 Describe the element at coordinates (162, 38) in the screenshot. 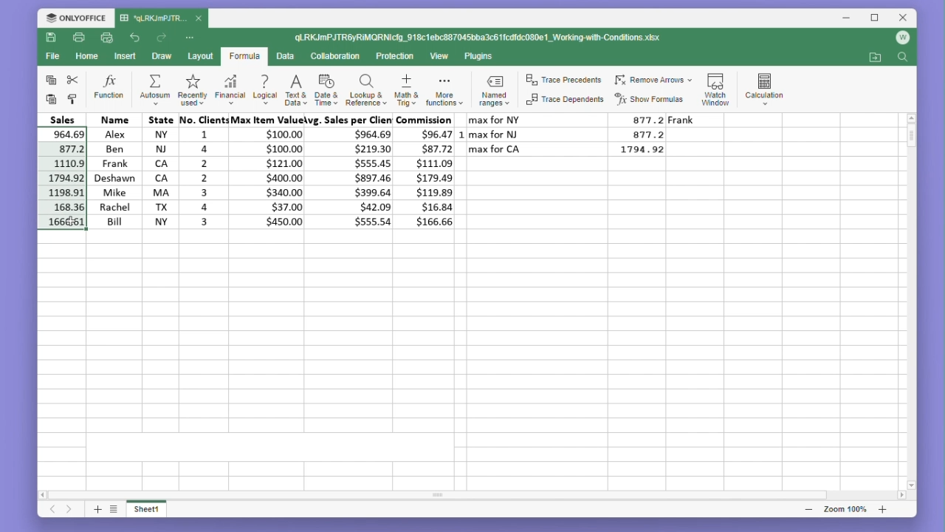

I see `Redo` at that location.